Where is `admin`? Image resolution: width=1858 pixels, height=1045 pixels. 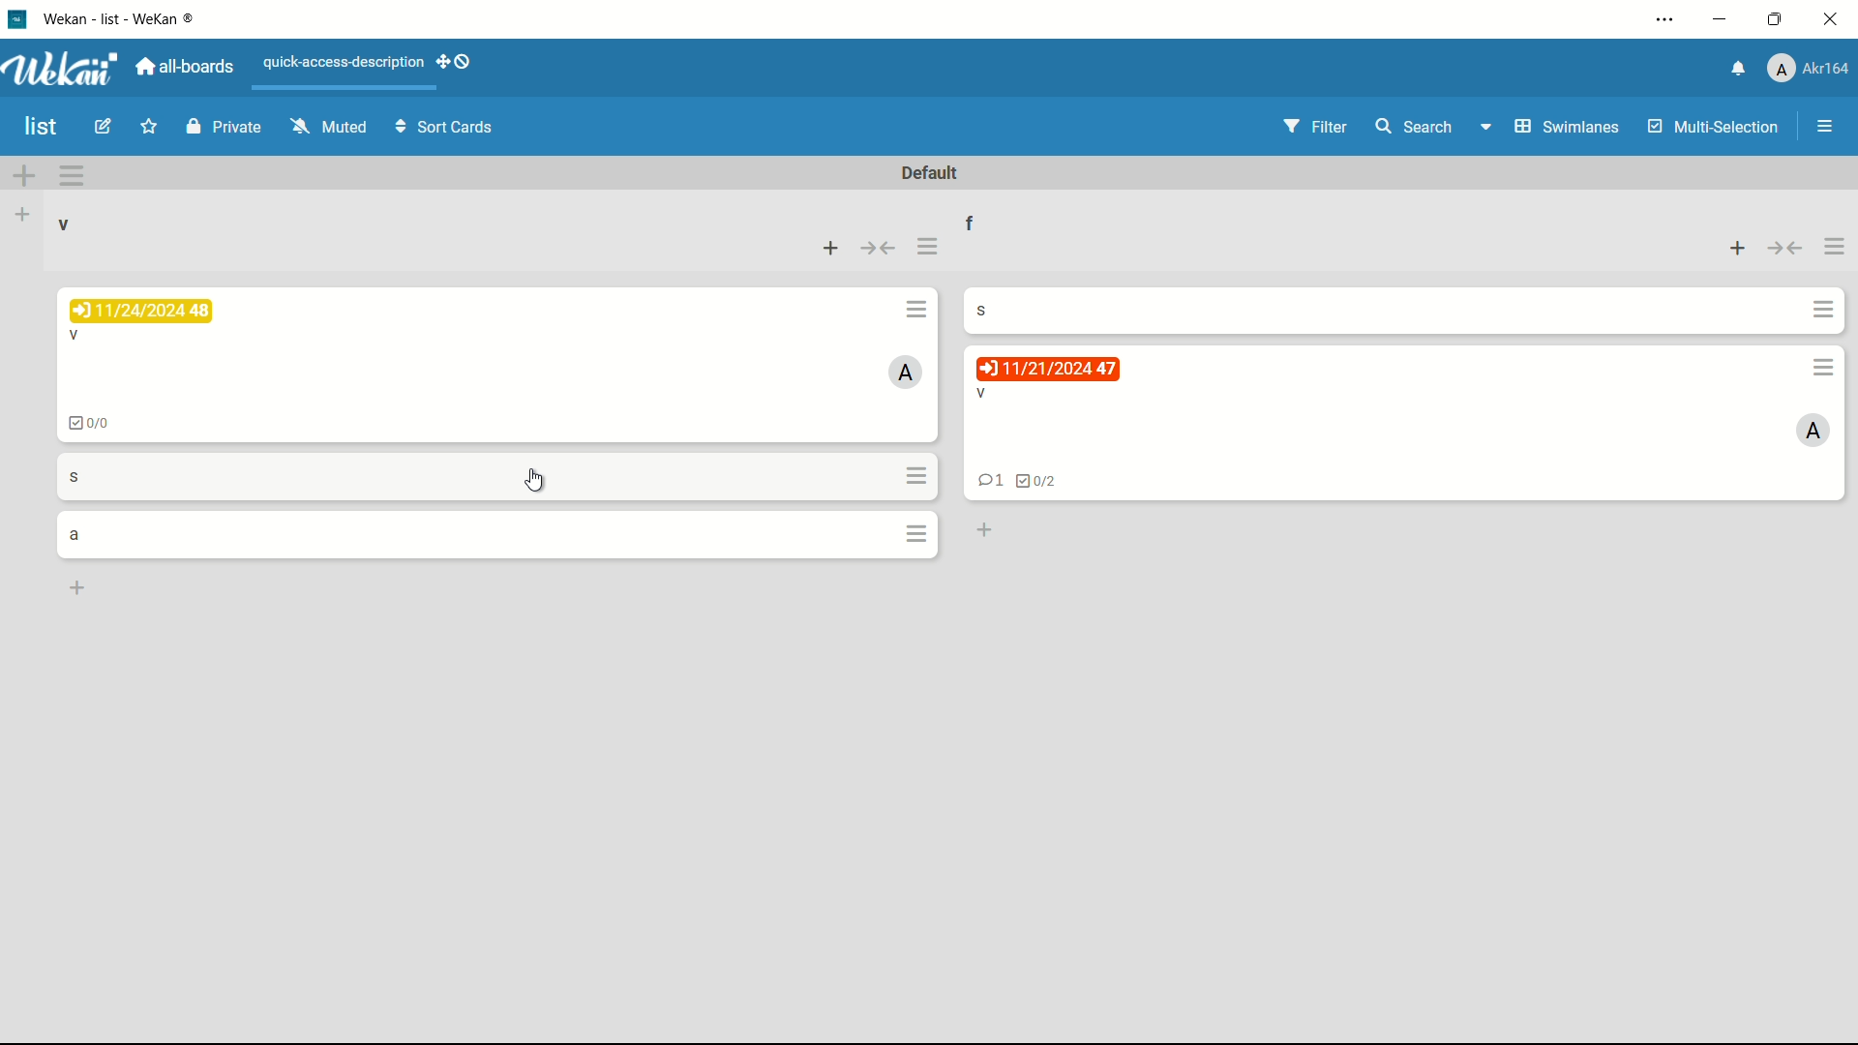
admin is located at coordinates (1813, 433).